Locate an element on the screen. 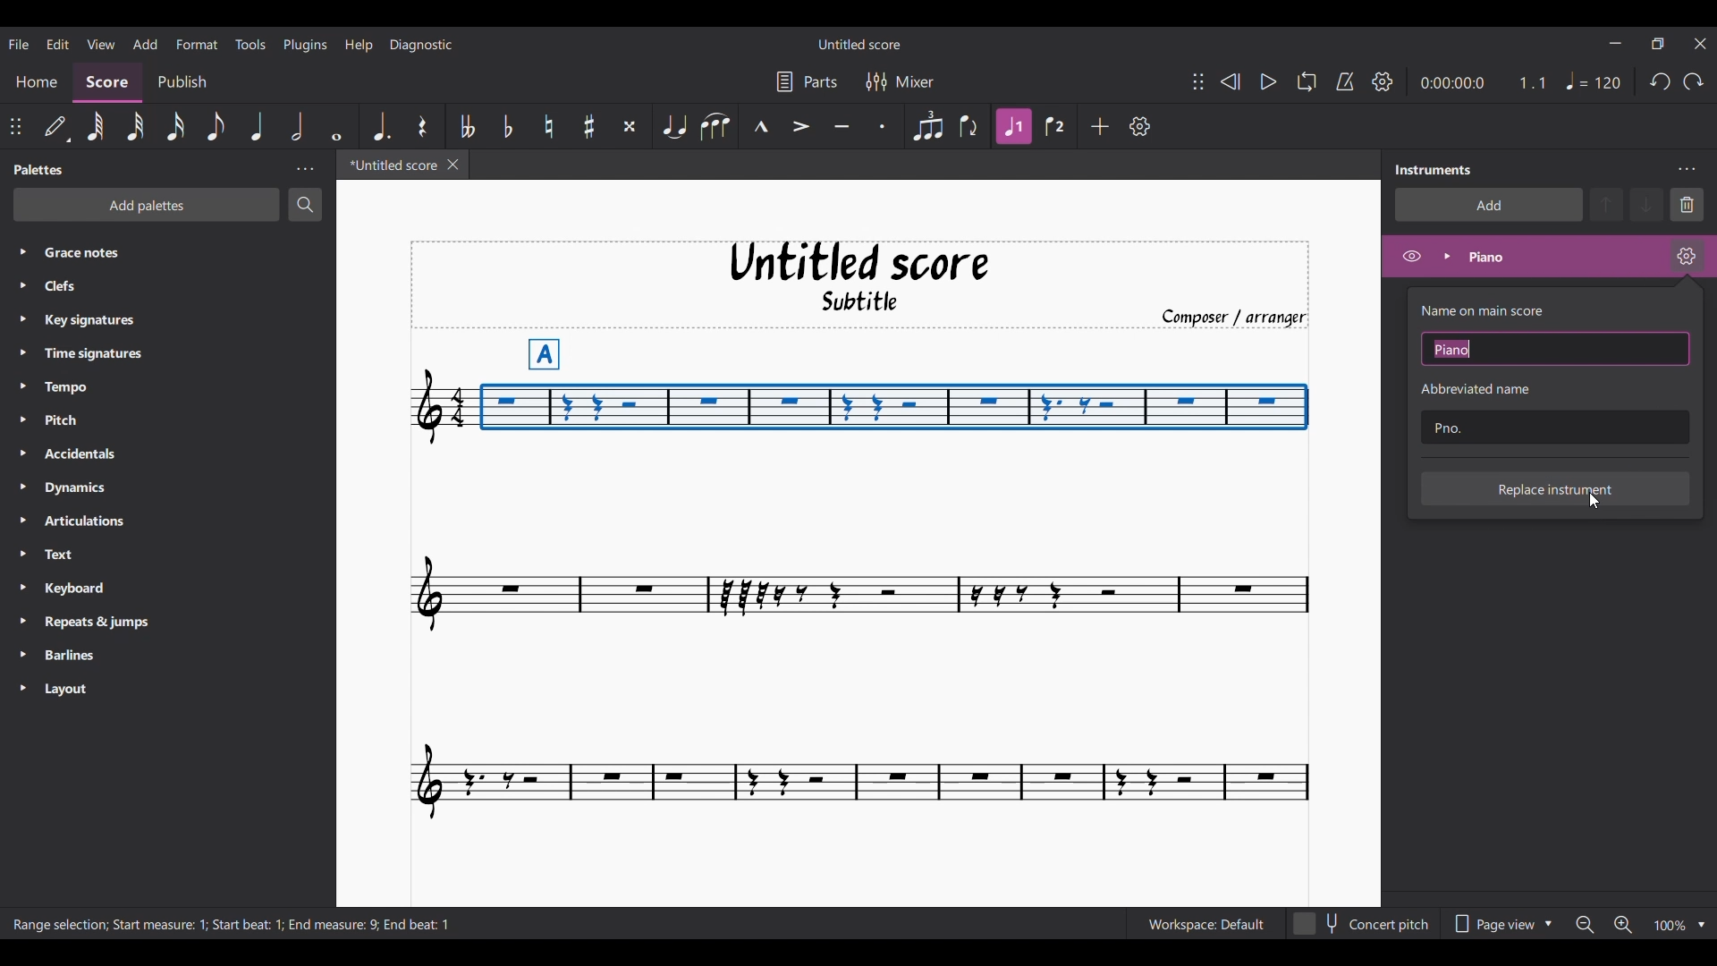  Metronome is located at coordinates (1345, 81).